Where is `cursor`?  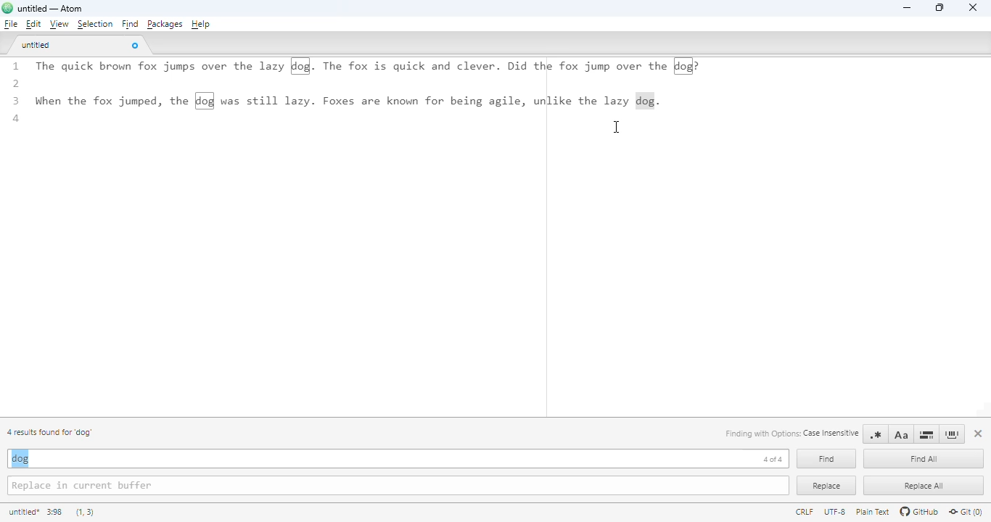
cursor is located at coordinates (617, 128).